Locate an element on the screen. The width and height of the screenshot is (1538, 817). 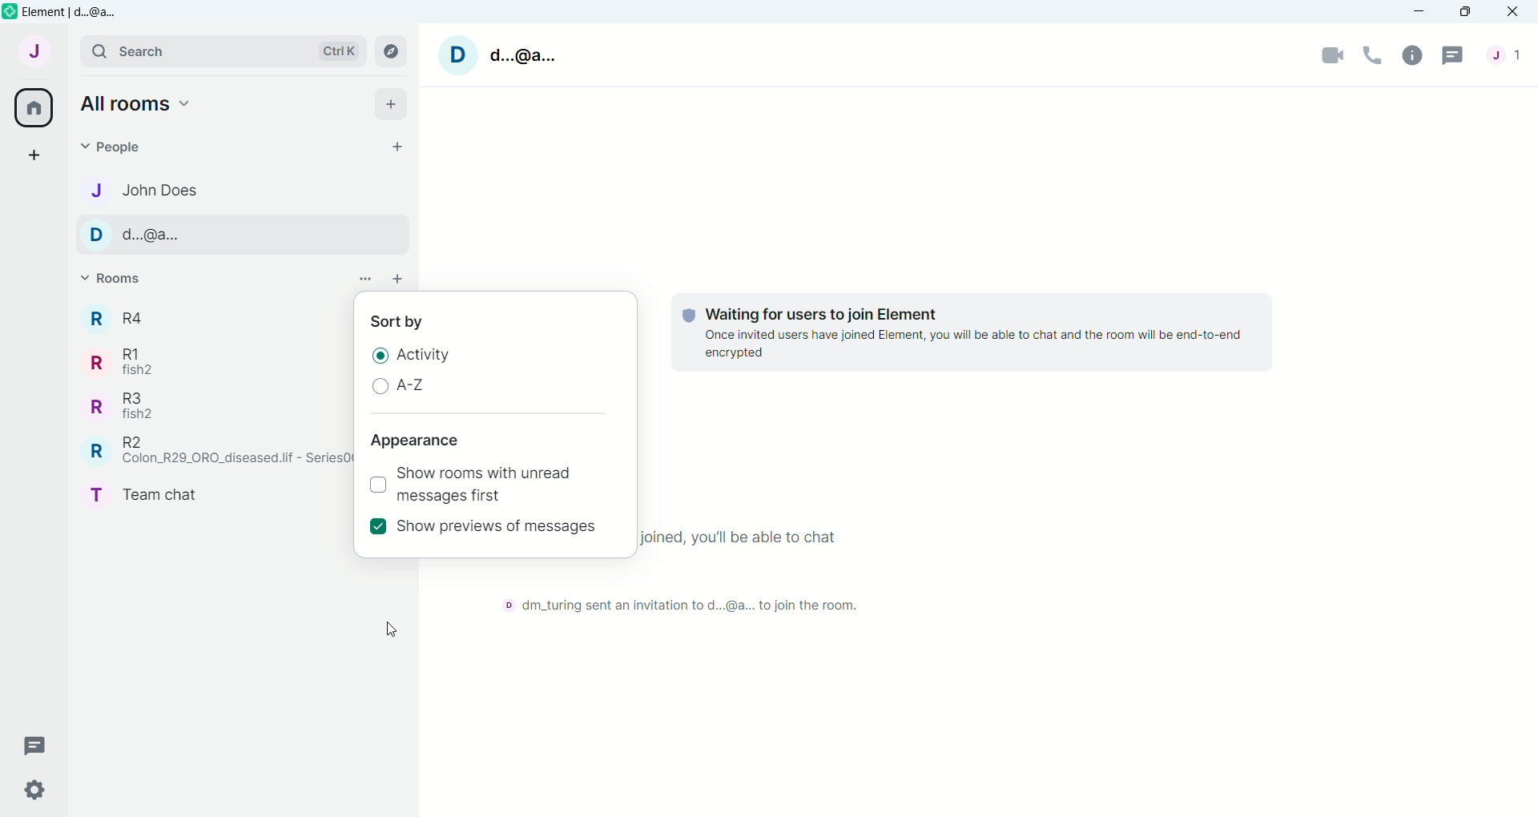
explore rooms is located at coordinates (391, 51).